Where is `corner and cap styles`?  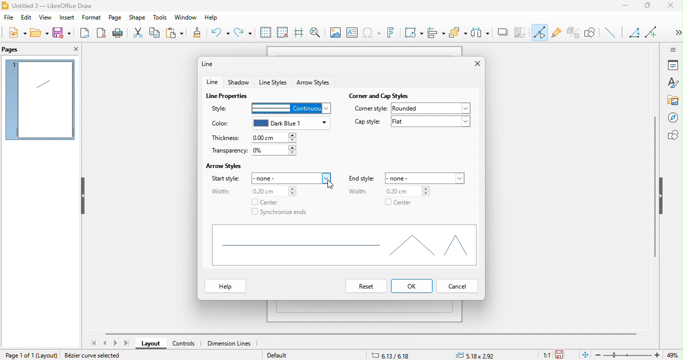
corner and cap styles is located at coordinates (380, 94).